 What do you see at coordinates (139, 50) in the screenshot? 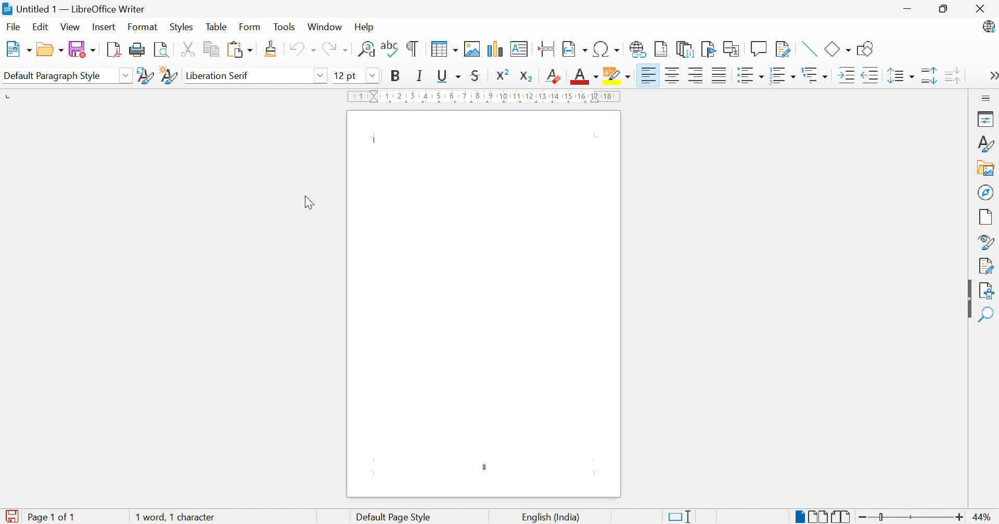
I see `Print` at bounding box center [139, 50].